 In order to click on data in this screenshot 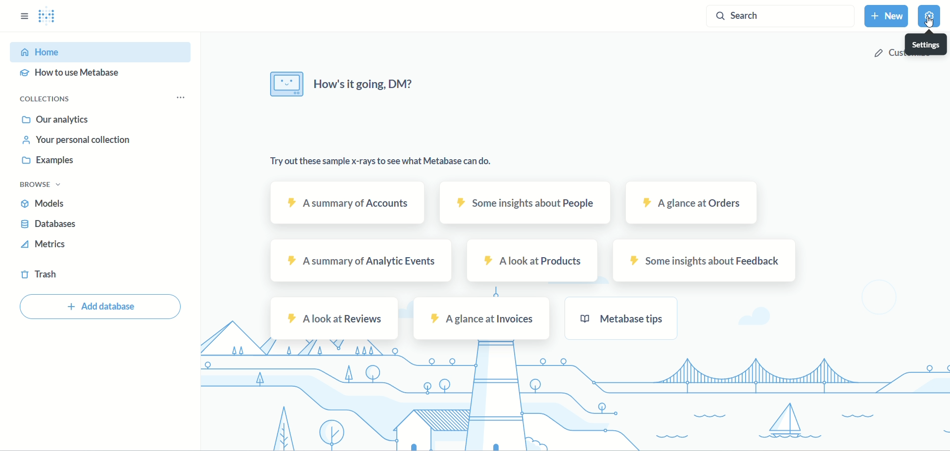, I will do `click(387, 163)`.